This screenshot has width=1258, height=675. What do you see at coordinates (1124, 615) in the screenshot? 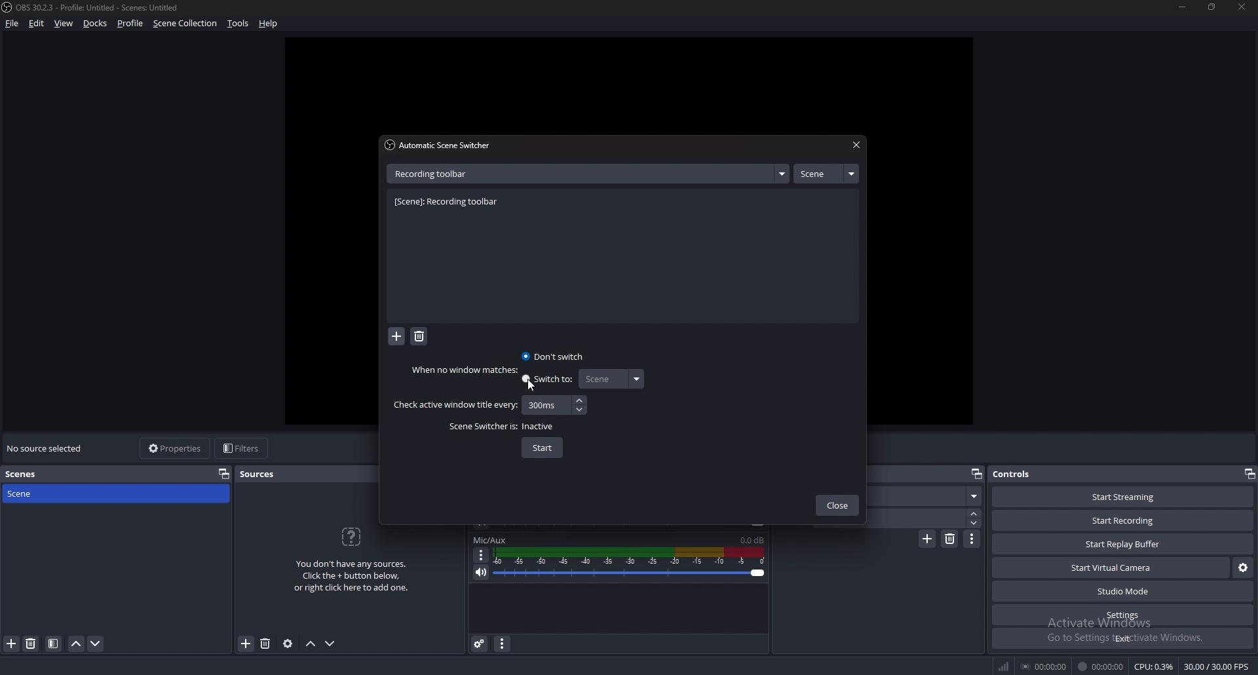
I see `settings` at bounding box center [1124, 615].